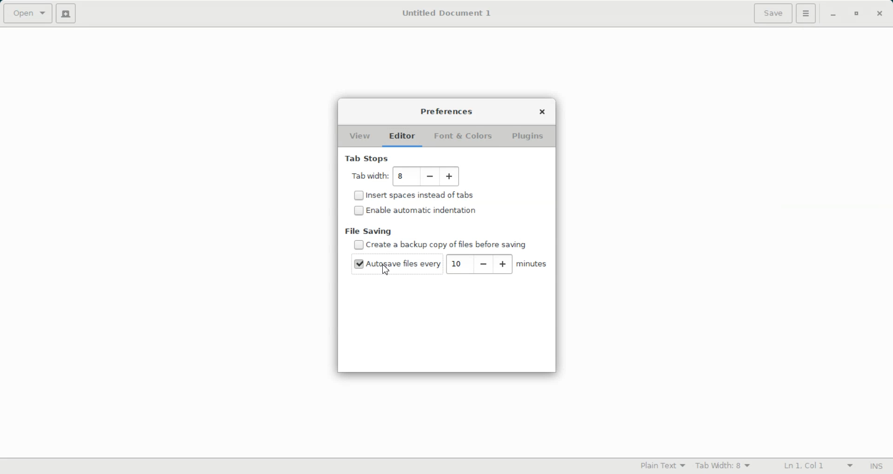 The width and height of the screenshot is (893, 474). What do you see at coordinates (806, 13) in the screenshot?
I see `Hamburger setting` at bounding box center [806, 13].